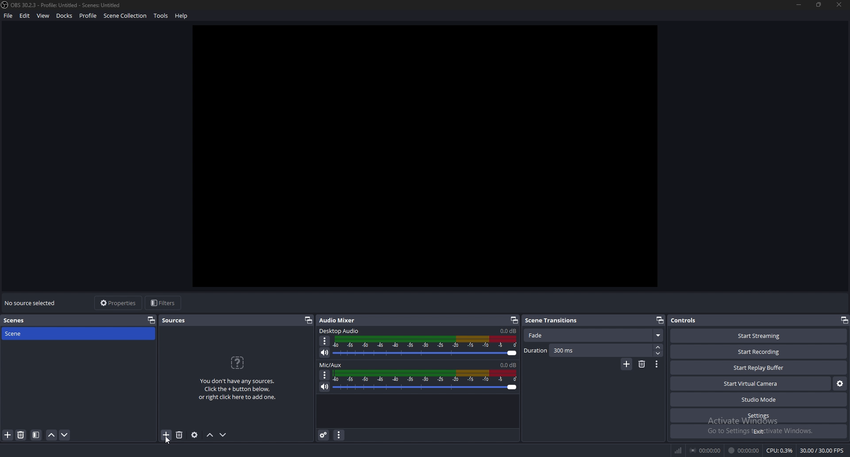  I want to click on popout, so click(308, 320).